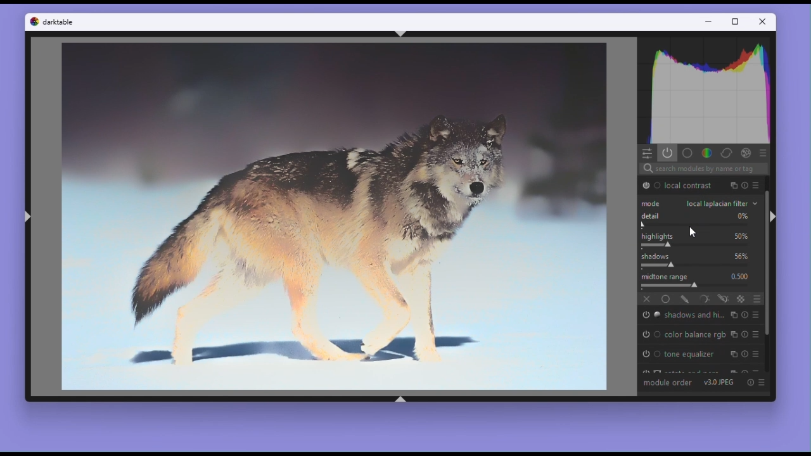  What do you see at coordinates (765, 153) in the screenshot?
I see `presets` at bounding box center [765, 153].